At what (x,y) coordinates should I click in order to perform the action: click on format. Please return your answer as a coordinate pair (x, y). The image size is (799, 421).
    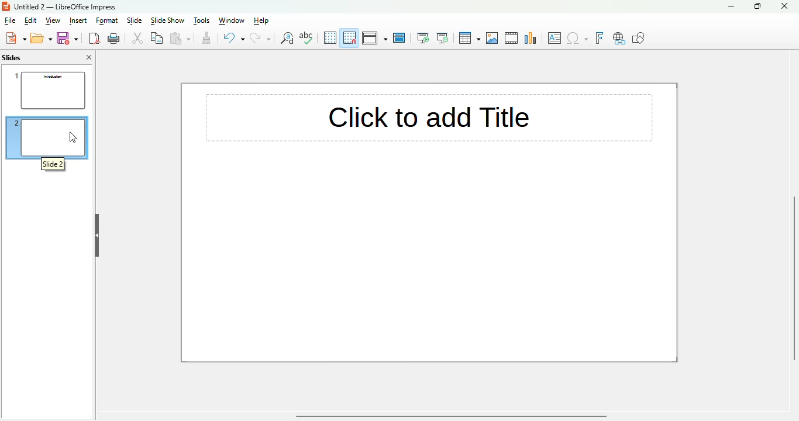
    Looking at the image, I should click on (108, 20).